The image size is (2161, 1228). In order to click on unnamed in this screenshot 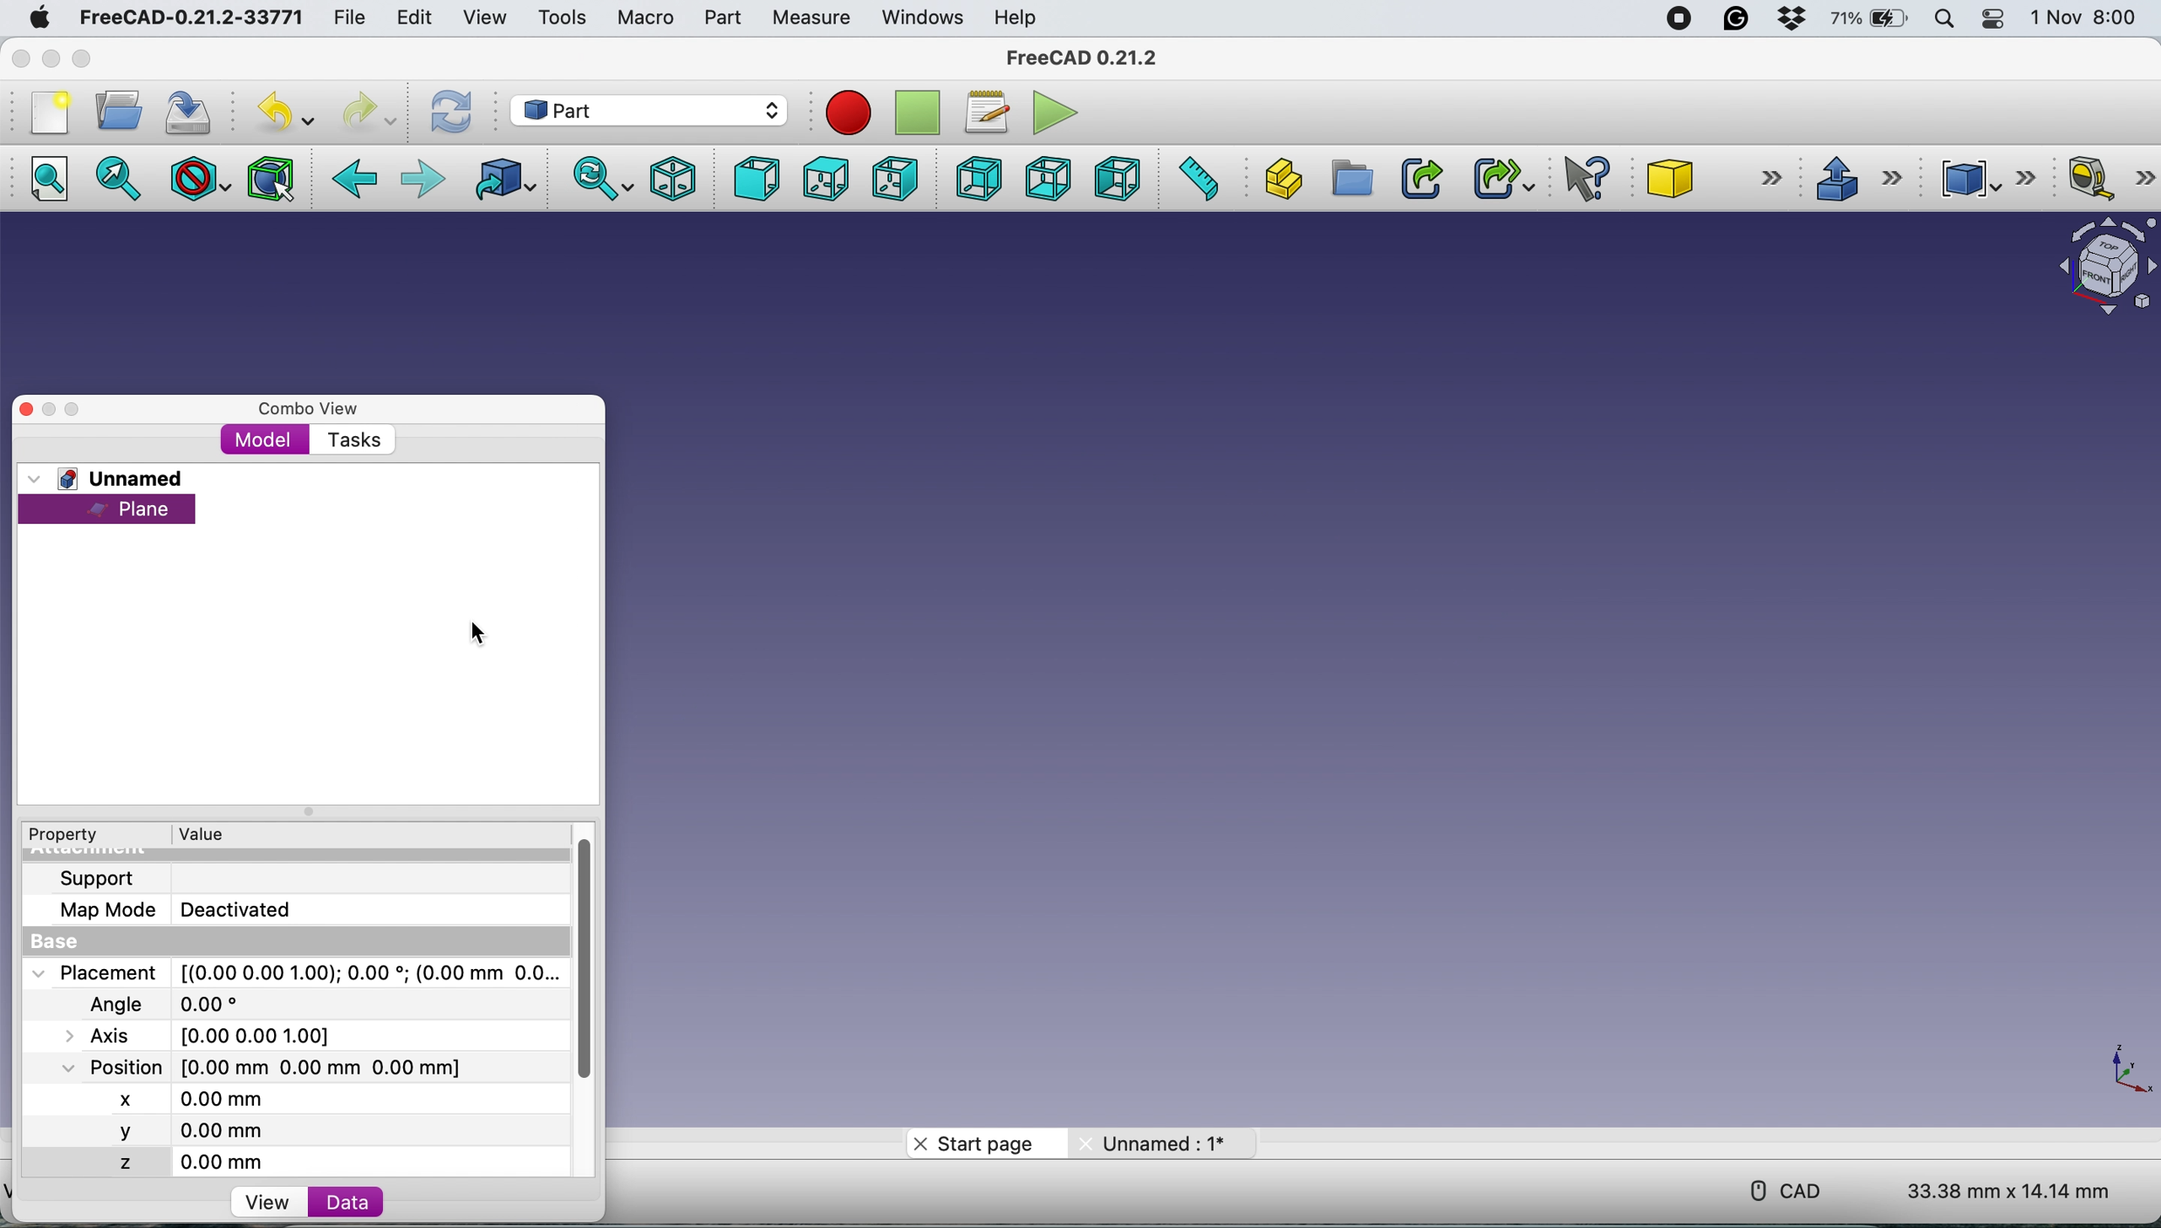, I will do `click(111, 478)`.